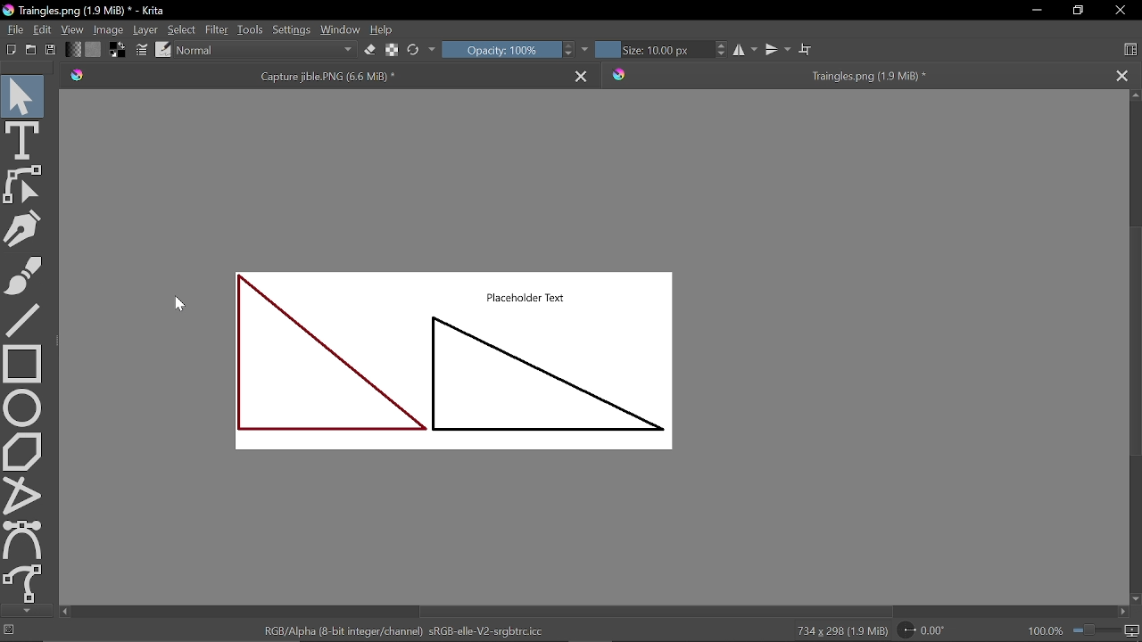  Describe the element at coordinates (409, 630) in the screenshot. I see `'RGB/Alpha (8-bit integer/channel) sRGB-elle-V2-srgbtrc.icc` at that location.